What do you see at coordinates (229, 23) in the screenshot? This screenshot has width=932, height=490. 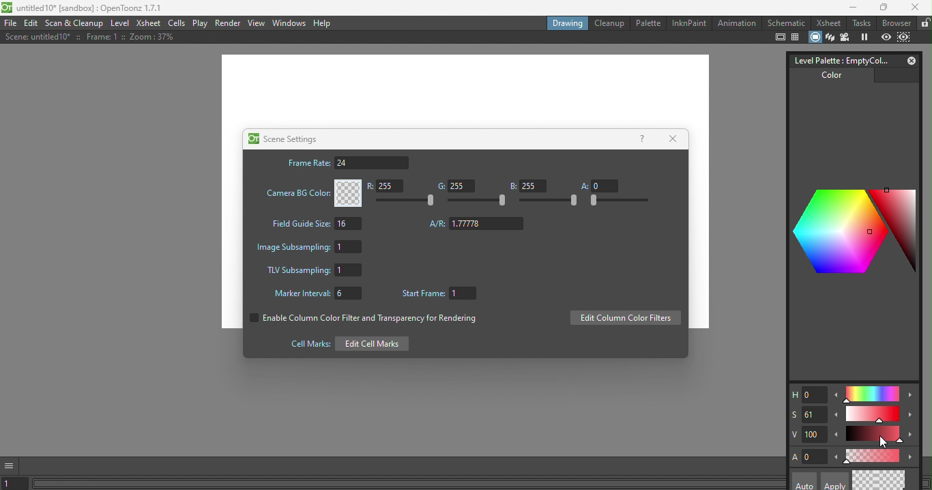 I see `Render` at bounding box center [229, 23].